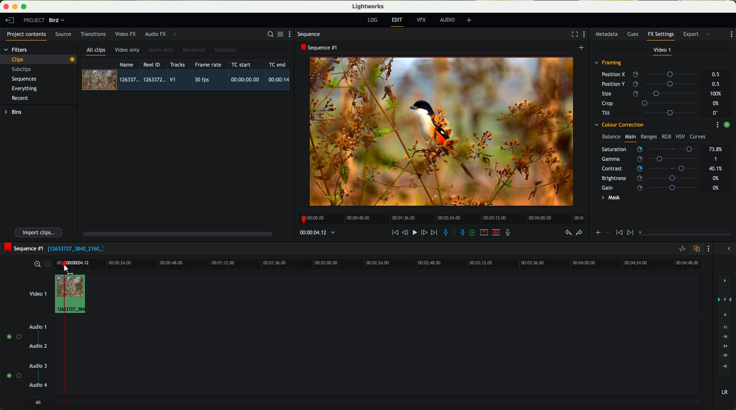 The height and width of the screenshot is (410, 736). What do you see at coordinates (16, 49) in the screenshot?
I see `filters` at bounding box center [16, 49].